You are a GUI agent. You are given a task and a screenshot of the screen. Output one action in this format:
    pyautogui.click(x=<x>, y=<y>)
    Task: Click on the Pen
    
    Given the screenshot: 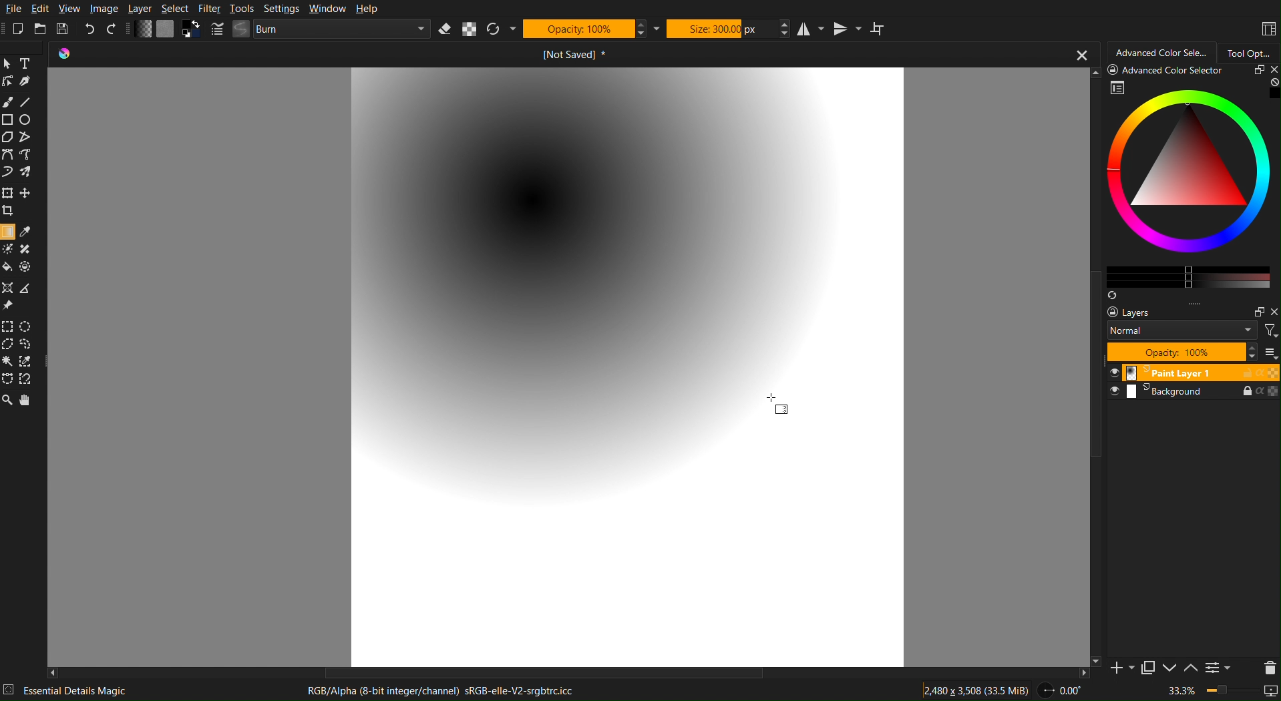 What is the action you would take?
    pyautogui.click(x=28, y=81)
    